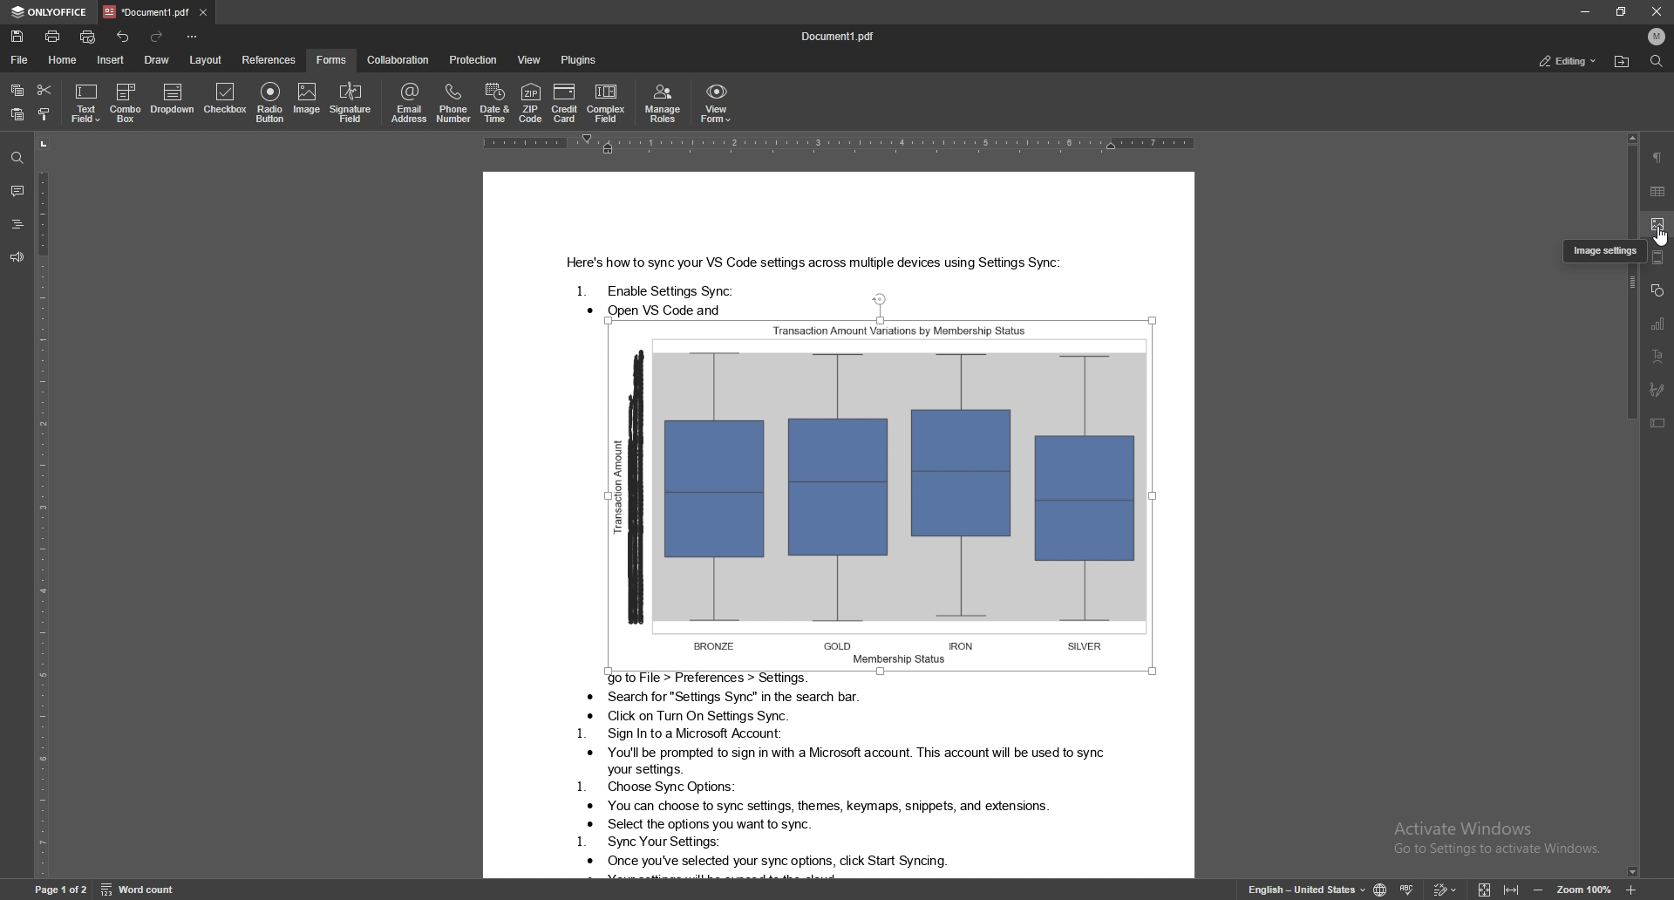  Describe the element at coordinates (206, 59) in the screenshot. I see `layout` at that location.